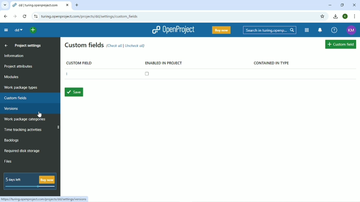  What do you see at coordinates (43, 114) in the screenshot?
I see `cursor` at bounding box center [43, 114].